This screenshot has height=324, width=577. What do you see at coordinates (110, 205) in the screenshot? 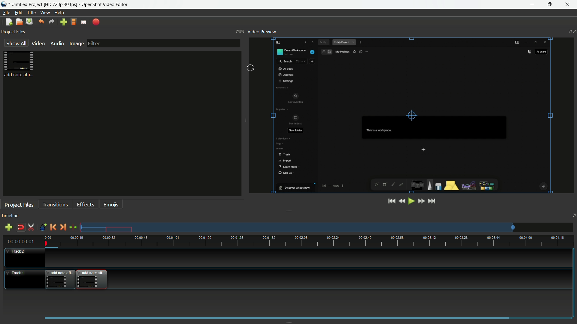
I see `emojis` at bounding box center [110, 205].